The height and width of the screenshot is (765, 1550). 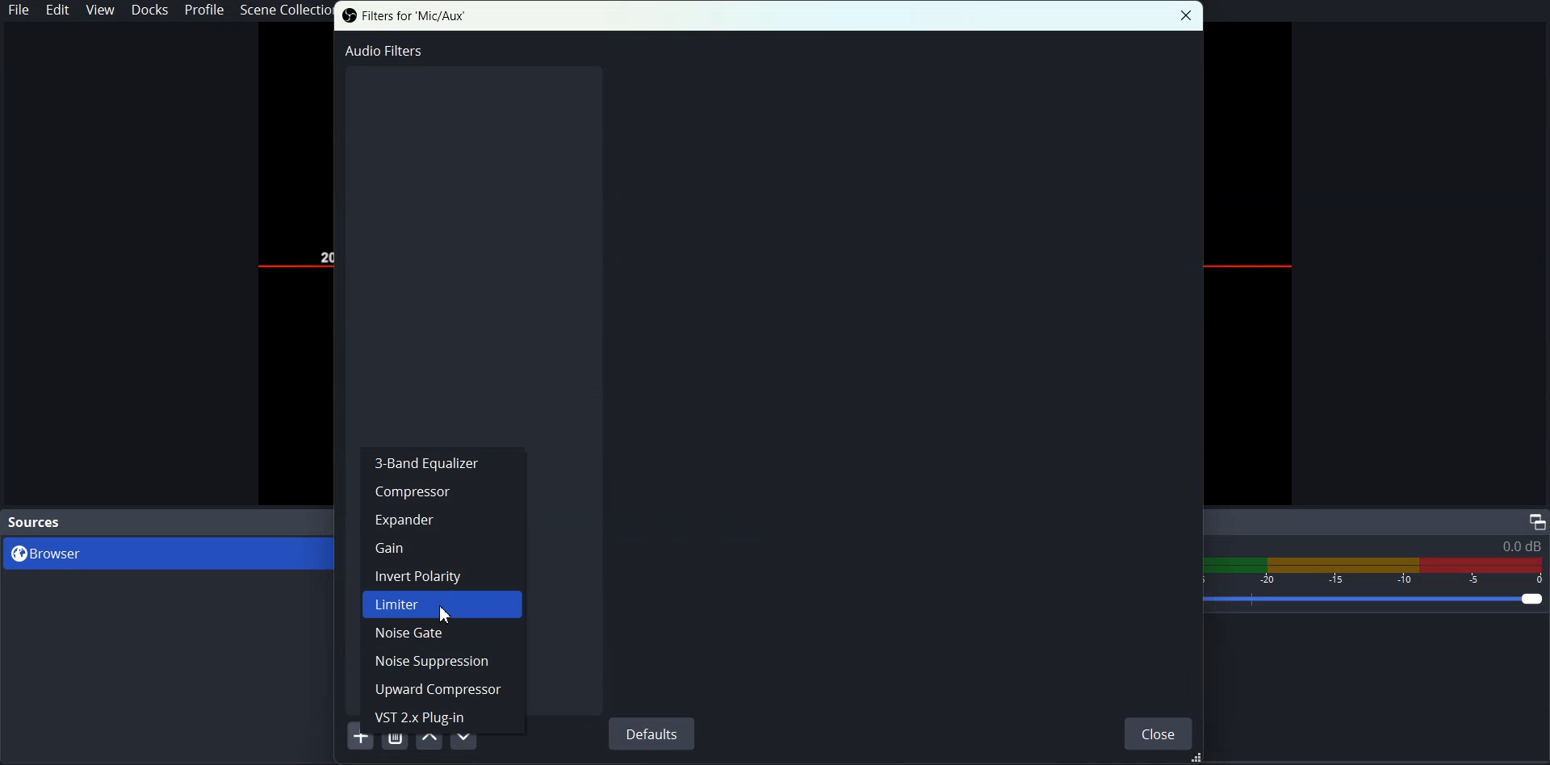 I want to click on Noise Gate, so click(x=442, y=634).